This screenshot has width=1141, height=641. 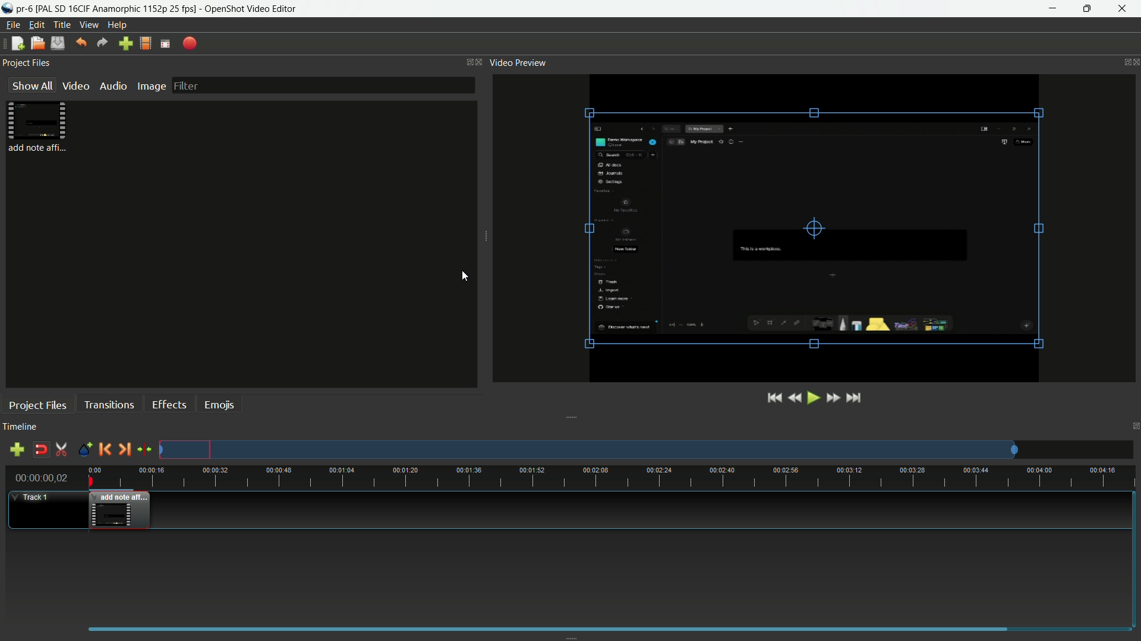 I want to click on video preview, so click(x=808, y=229).